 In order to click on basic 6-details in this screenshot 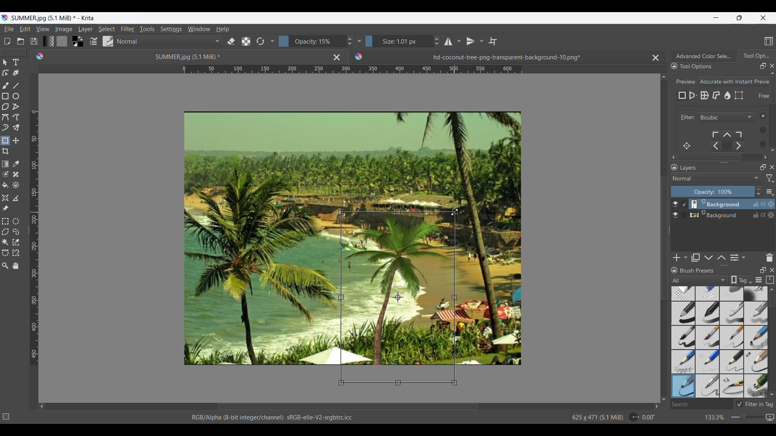, I will do `click(733, 337)`.